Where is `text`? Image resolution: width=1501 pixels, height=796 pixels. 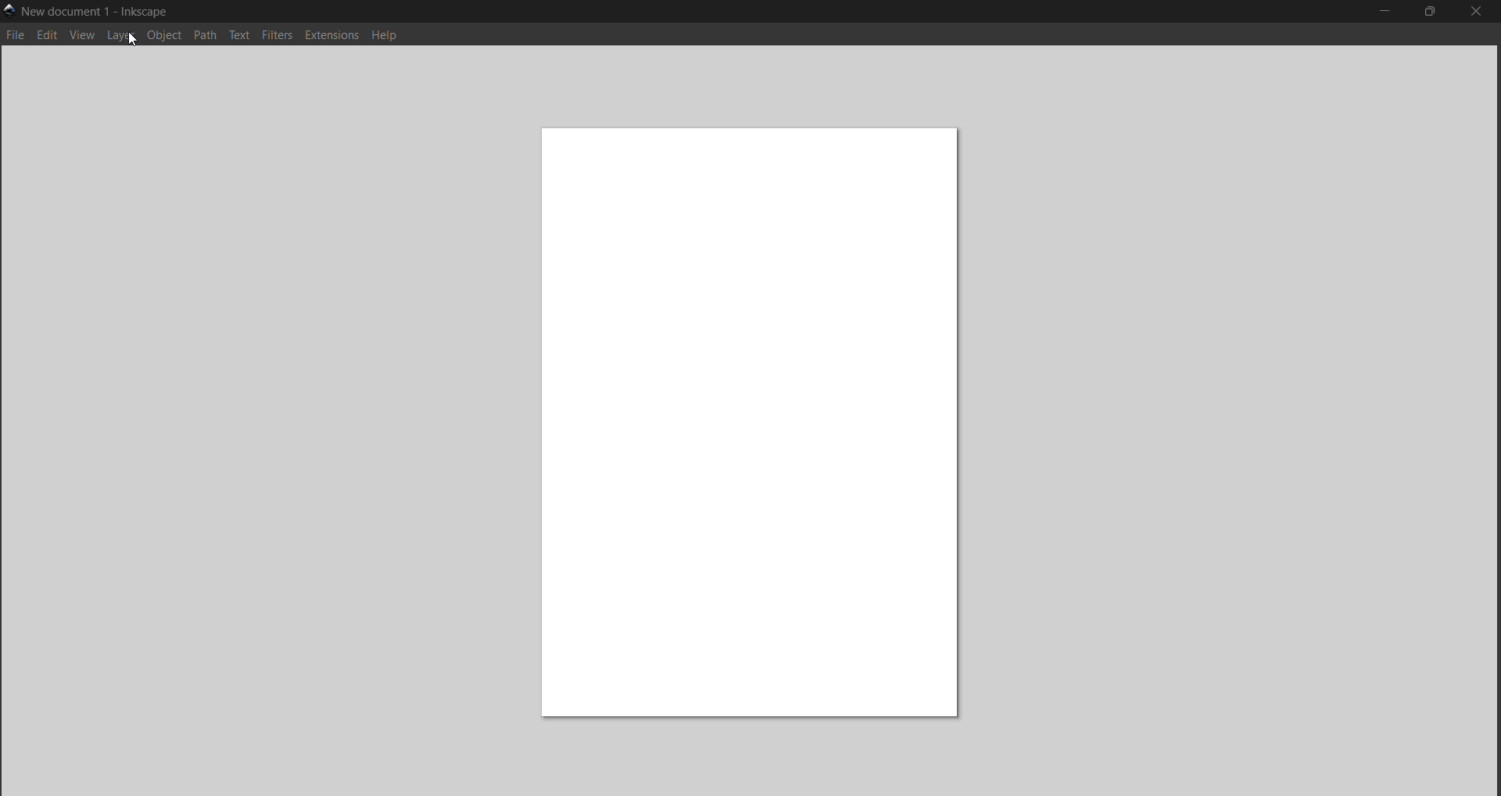 text is located at coordinates (241, 37).